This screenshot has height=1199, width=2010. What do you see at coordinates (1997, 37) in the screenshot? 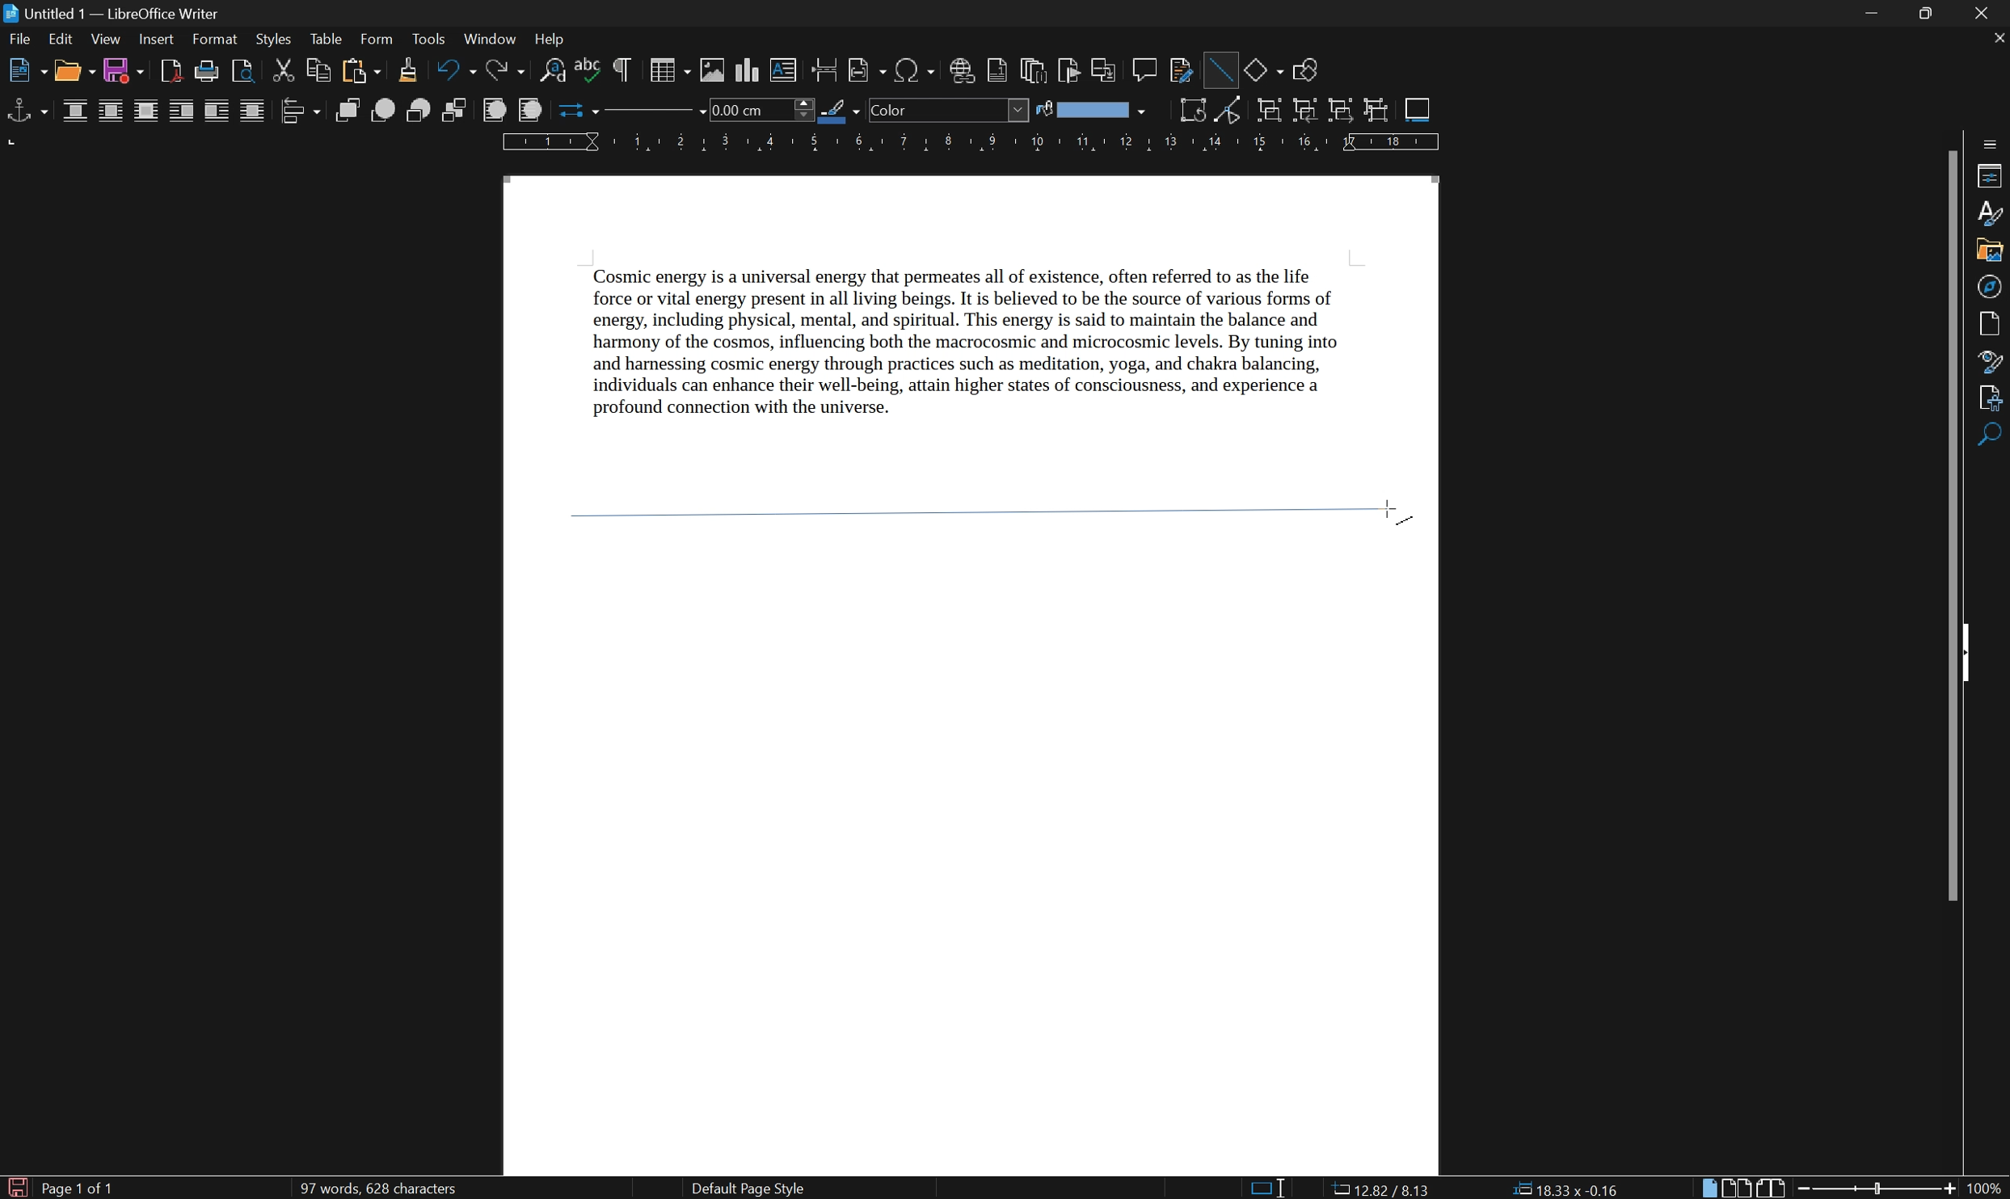
I see `close` at bounding box center [1997, 37].